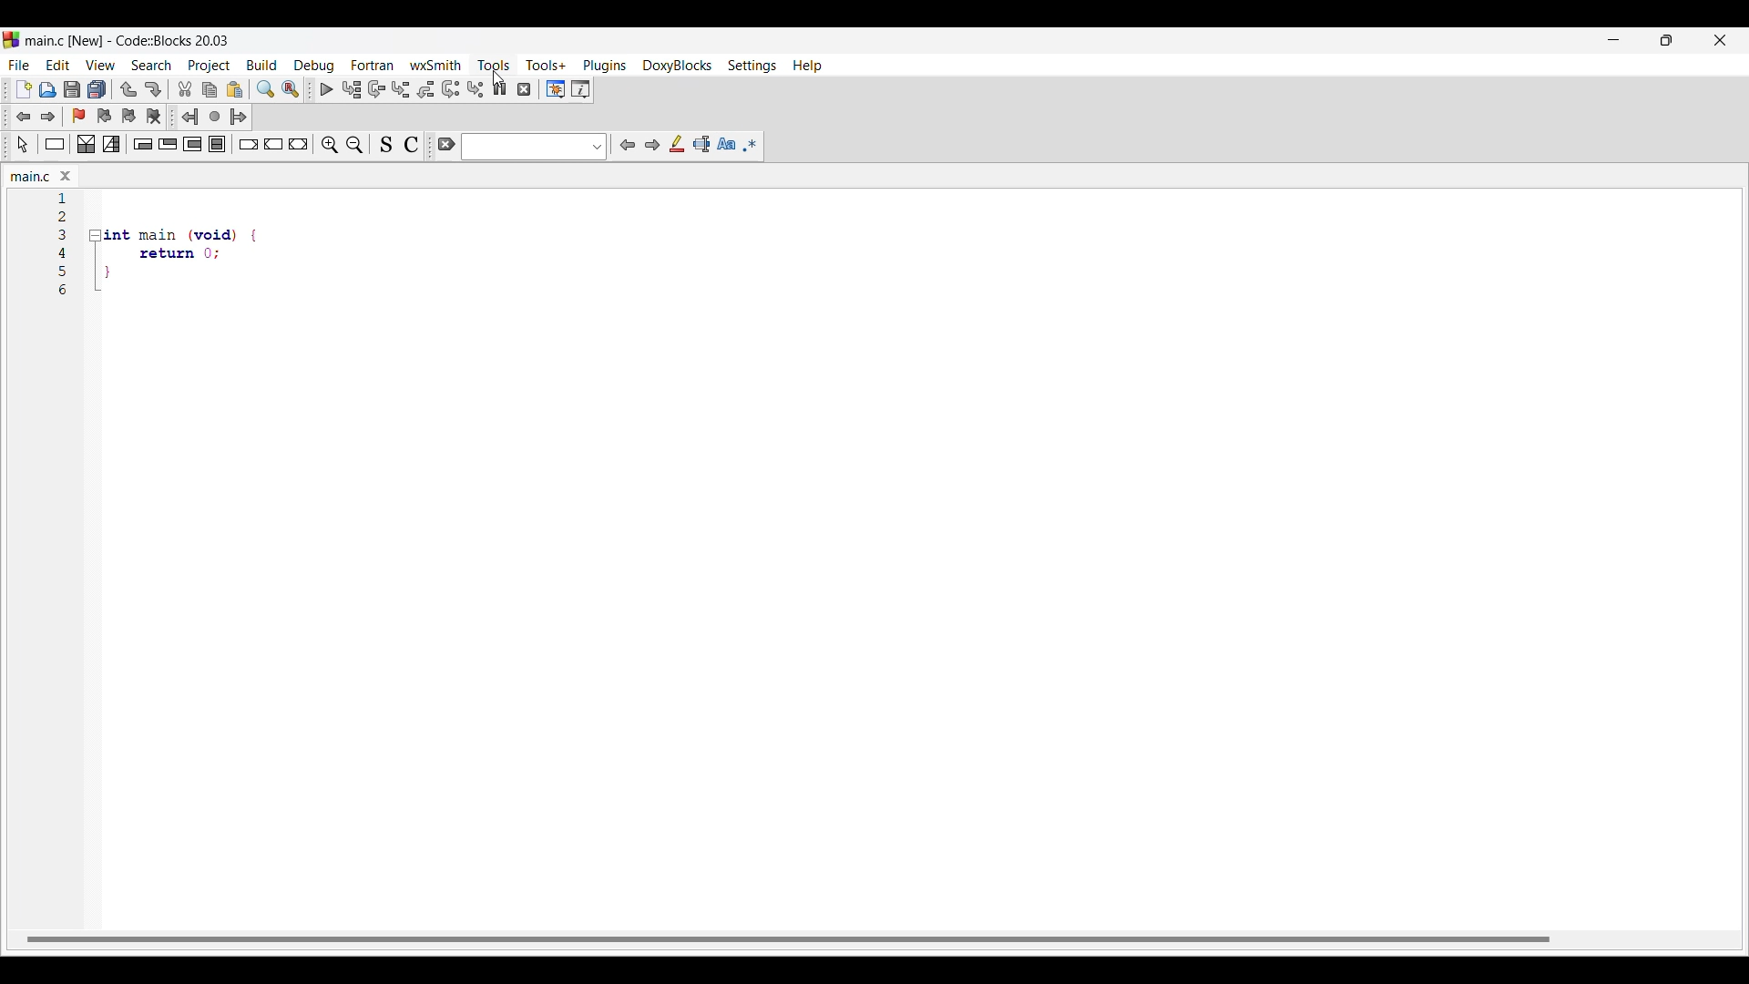 The height and width of the screenshot is (984, 1749). Describe the element at coordinates (677, 144) in the screenshot. I see `Highlight` at that location.